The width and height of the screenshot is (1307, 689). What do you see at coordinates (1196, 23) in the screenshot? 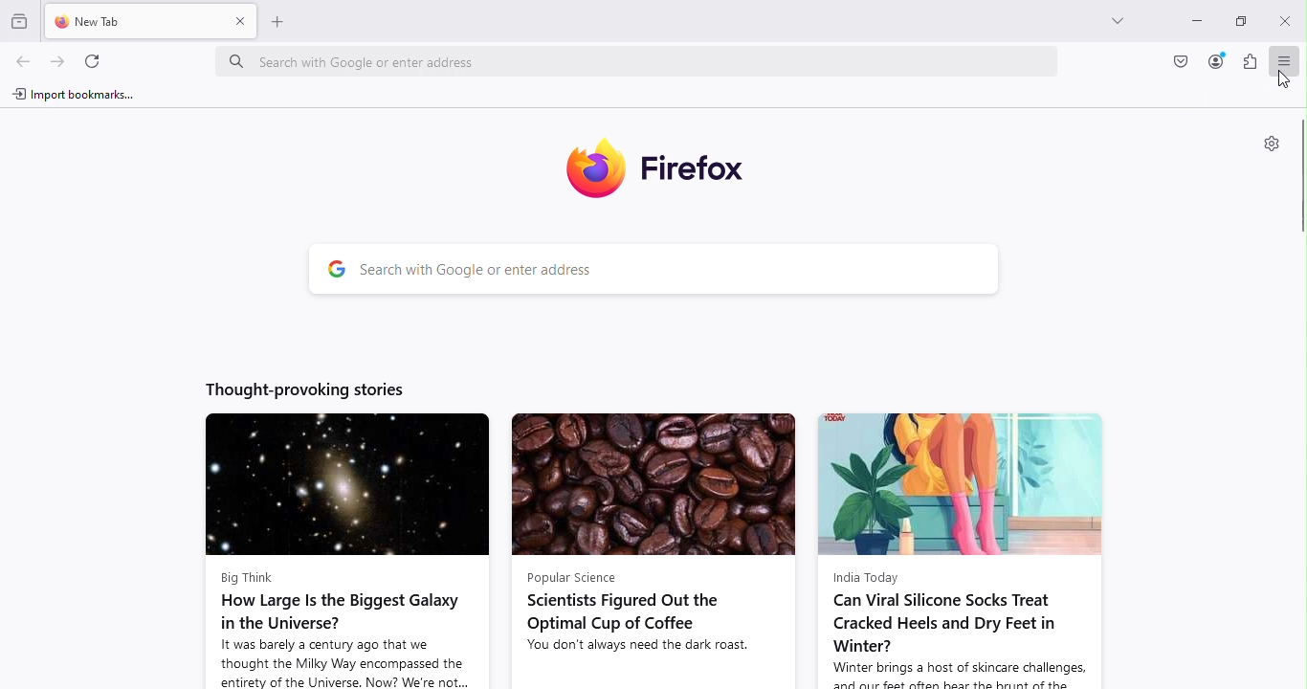
I see `Minimize tab` at bounding box center [1196, 23].